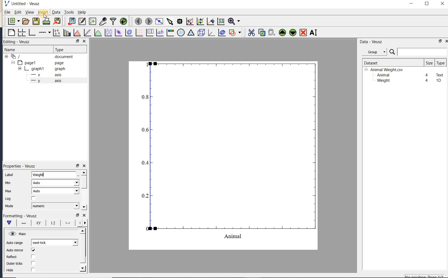  I want to click on Formatting - Veusz, so click(20, 216).